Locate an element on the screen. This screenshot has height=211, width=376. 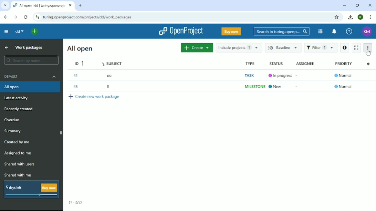
Minimize is located at coordinates (345, 5).